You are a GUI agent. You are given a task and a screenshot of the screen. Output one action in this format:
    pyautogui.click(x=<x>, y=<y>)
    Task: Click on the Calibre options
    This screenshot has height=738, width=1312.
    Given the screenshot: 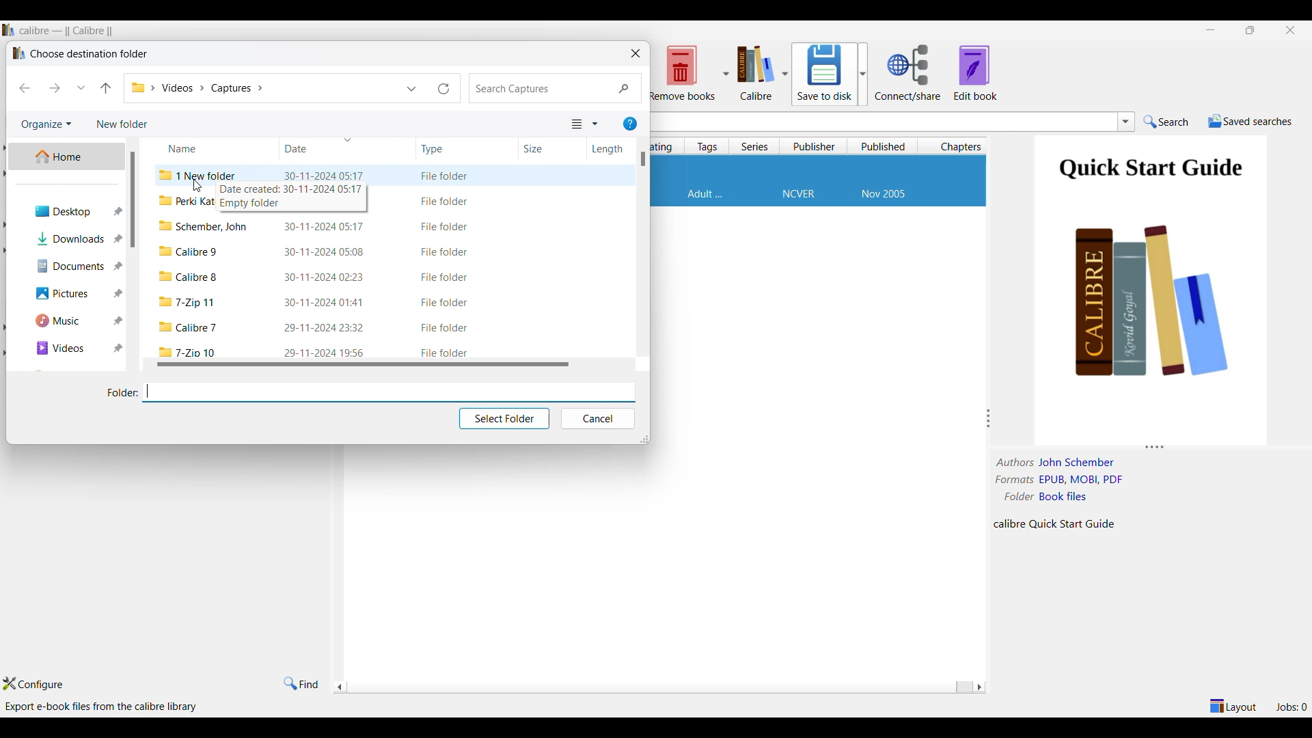 What is the action you would take?
    pyautogui.click(x=763, y=72)
    